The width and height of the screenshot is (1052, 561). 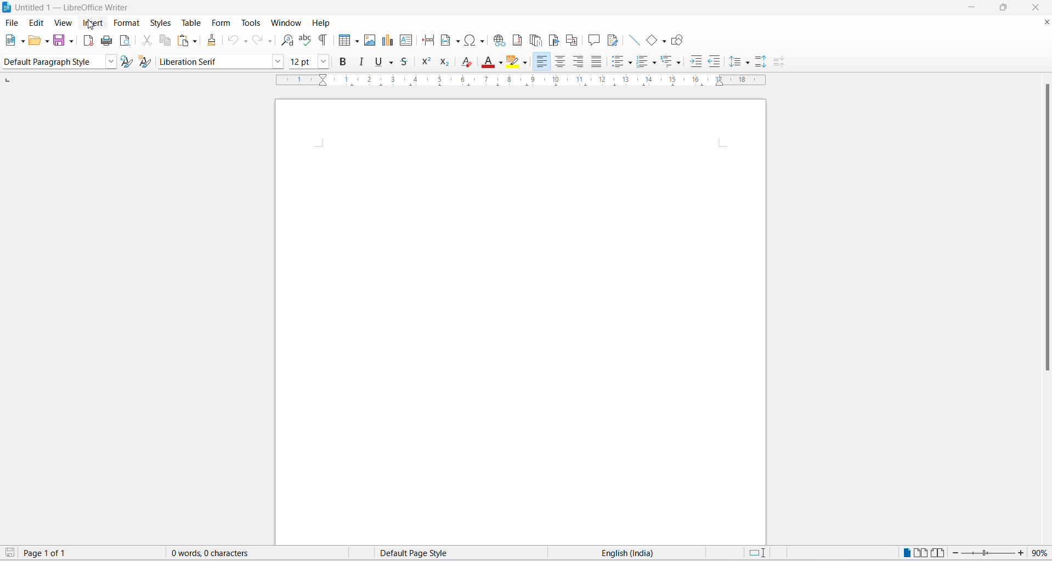 What do you see at coordinates (543, 61) in the screenshot?
I see `text align left` at bounding box center [543, 61].